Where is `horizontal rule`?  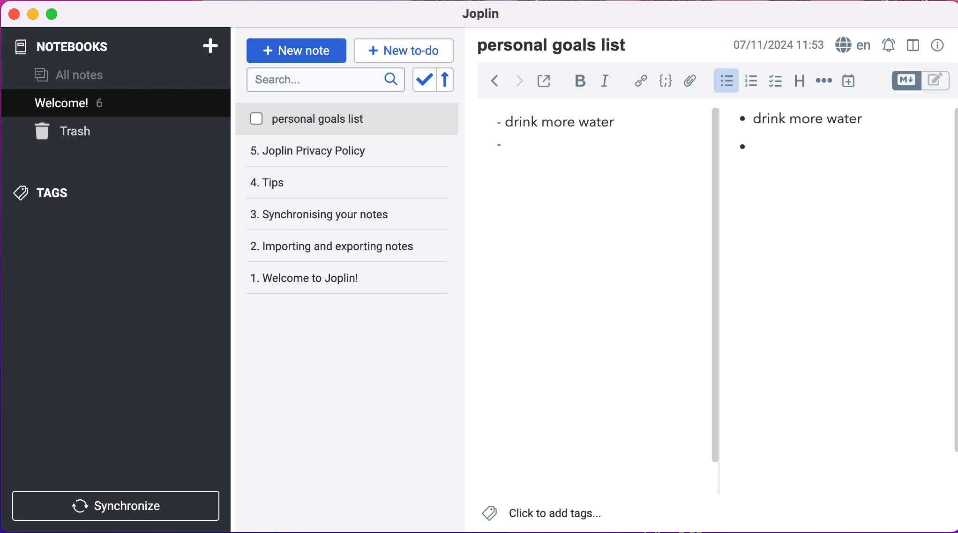 horizontal rule is located at coordinates (822, 84).